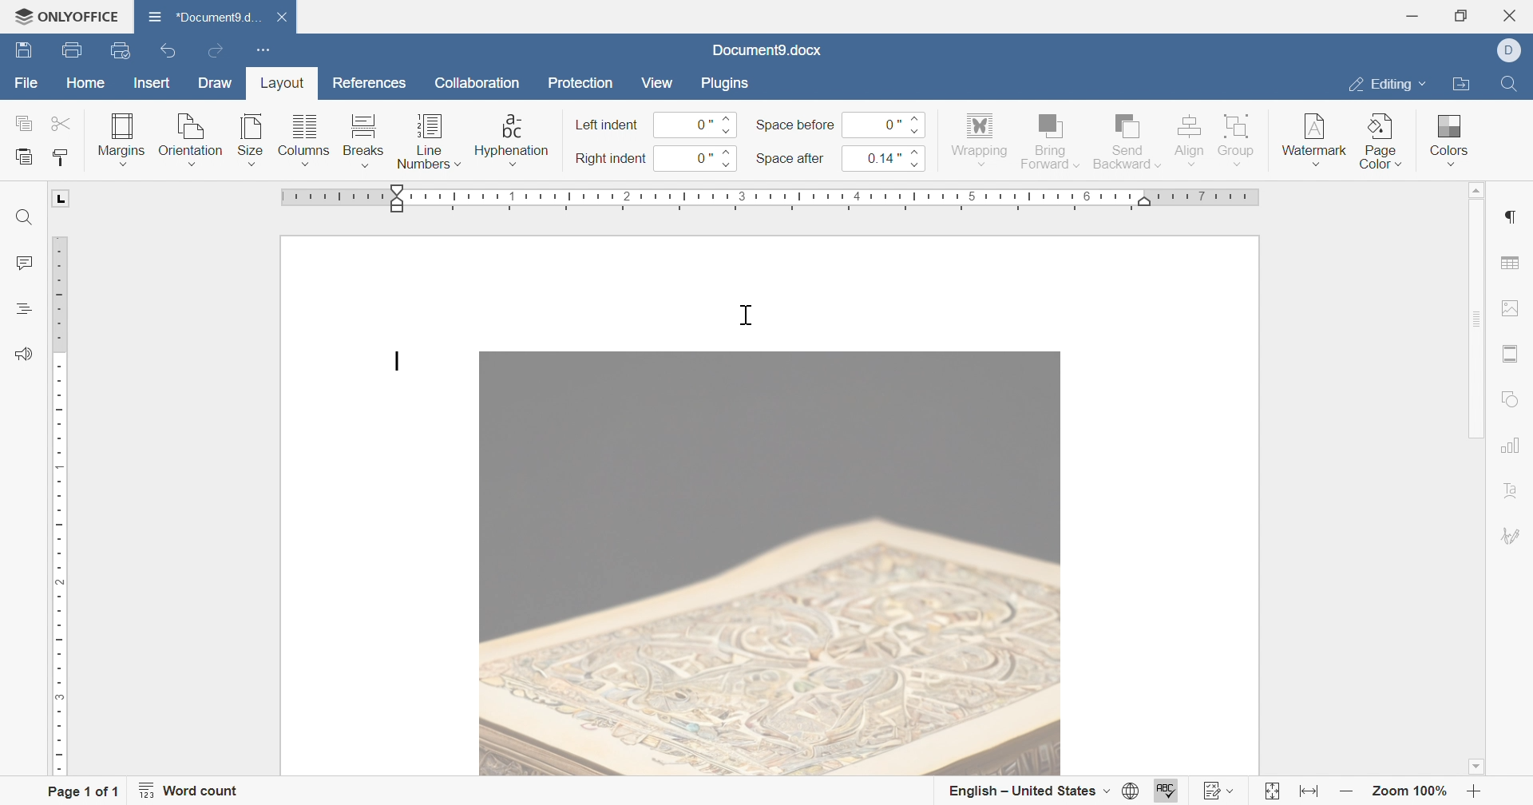 The height and width of the screenshot is (805, 1533). Describe the element at coordinates (1384, 87) in the screenshot. I see `editing` at that location.